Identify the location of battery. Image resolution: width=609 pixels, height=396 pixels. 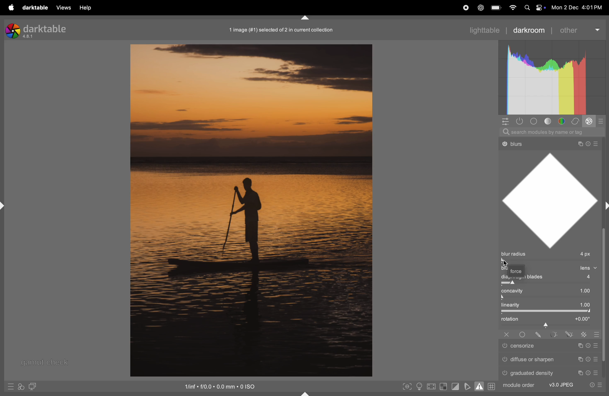
(496, 7).